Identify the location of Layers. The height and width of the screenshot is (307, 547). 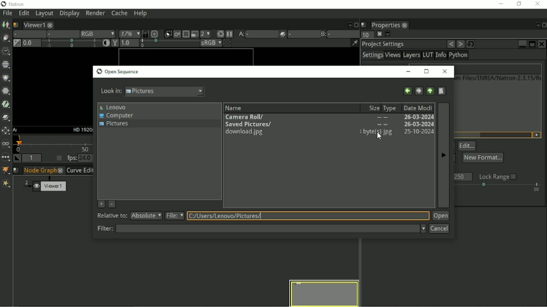
(411, 55).